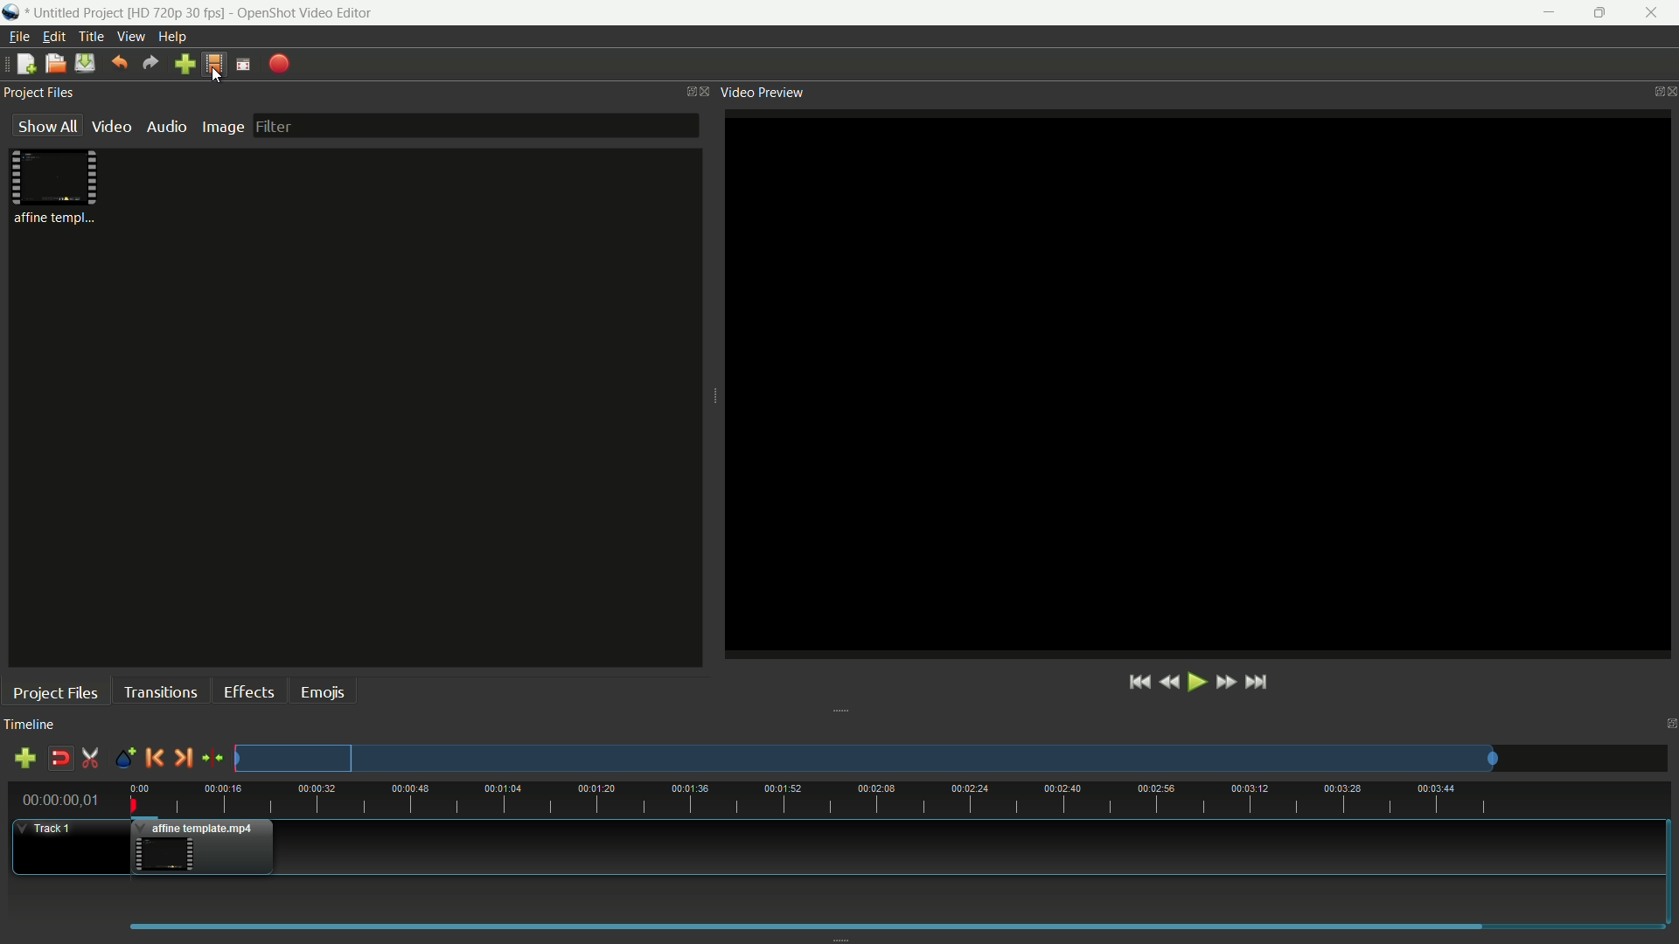  I want to click on previous marker, so click(154, 757).